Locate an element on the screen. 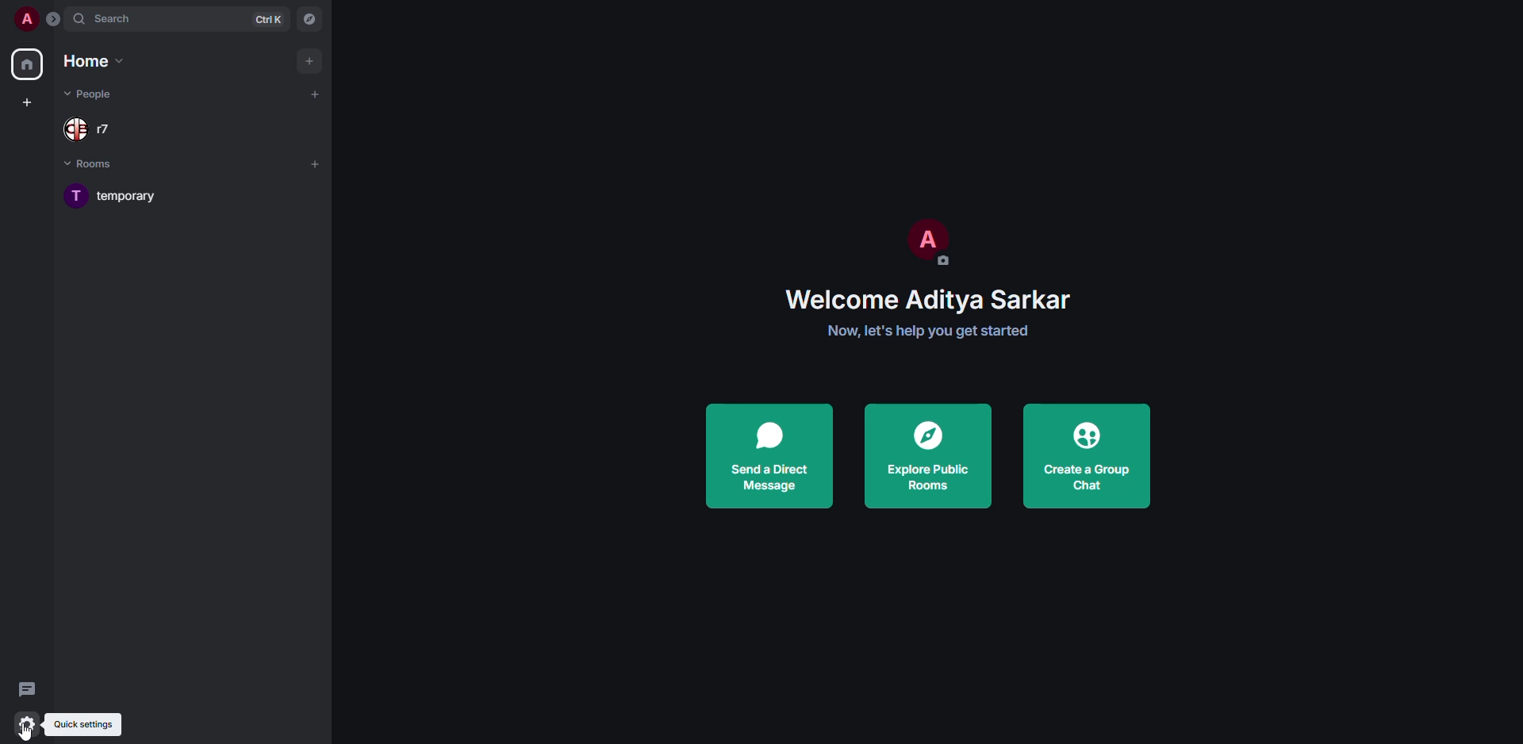 This screenshot has height=744, width=1523. add is located at coordinates (315, 164).